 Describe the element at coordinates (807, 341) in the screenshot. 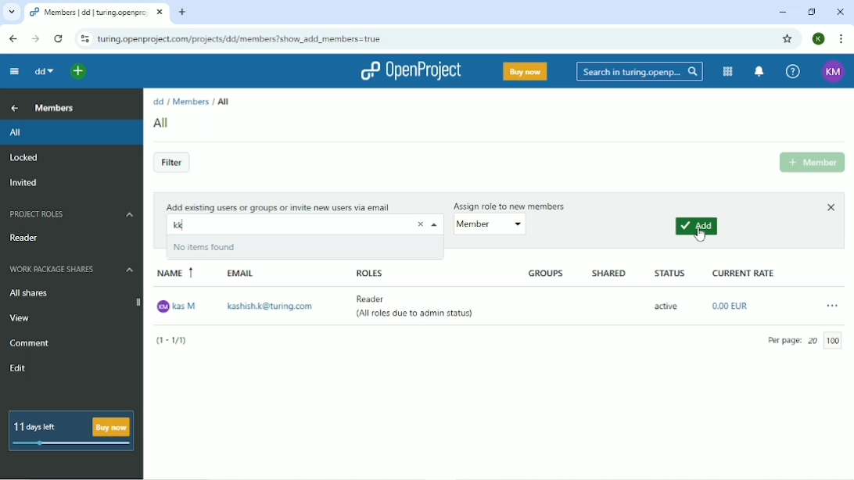

I see `Per page 20/100` at that location.